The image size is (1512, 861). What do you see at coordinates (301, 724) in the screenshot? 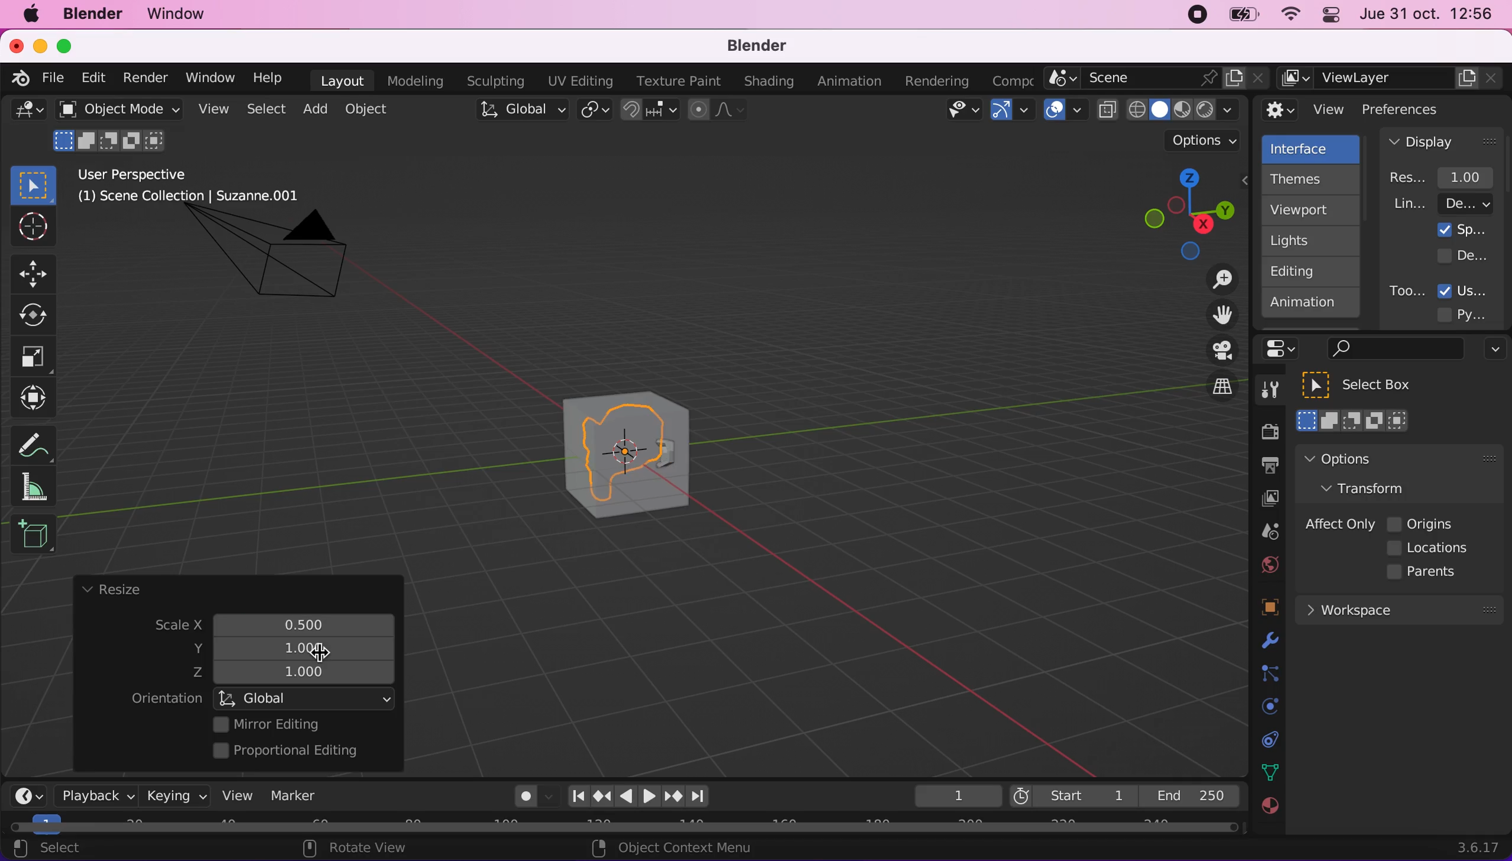
I see `mirror editing` at bounding box center [301, 724].